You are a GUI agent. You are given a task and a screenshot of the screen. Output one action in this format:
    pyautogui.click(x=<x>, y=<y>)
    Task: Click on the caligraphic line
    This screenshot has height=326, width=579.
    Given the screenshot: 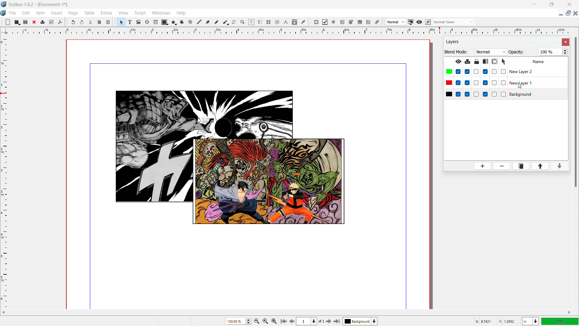 What is the action you would take?
    pyautogui.click(x=225, y=22)
    